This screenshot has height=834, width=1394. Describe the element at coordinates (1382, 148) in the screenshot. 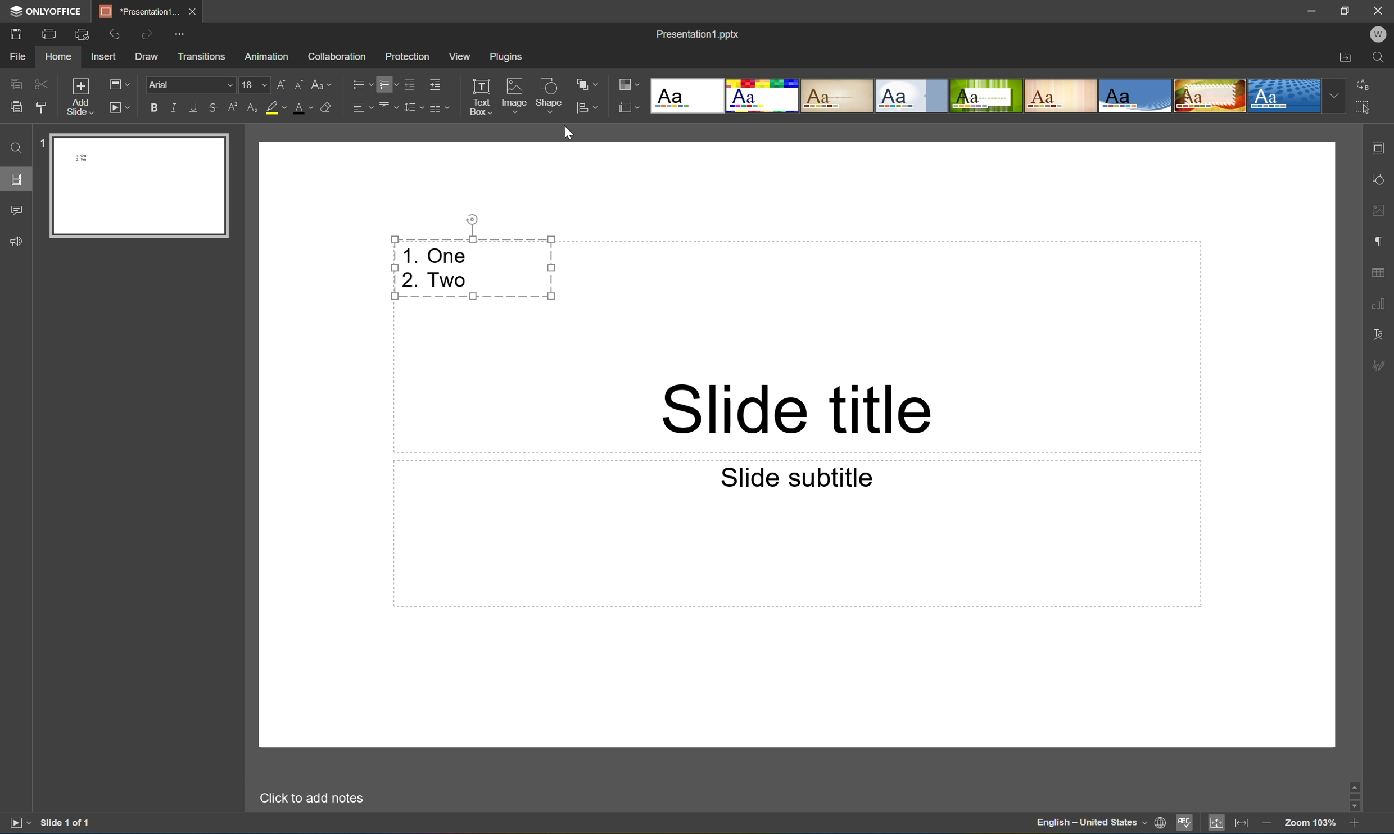

I see `Slide settings` at that location.